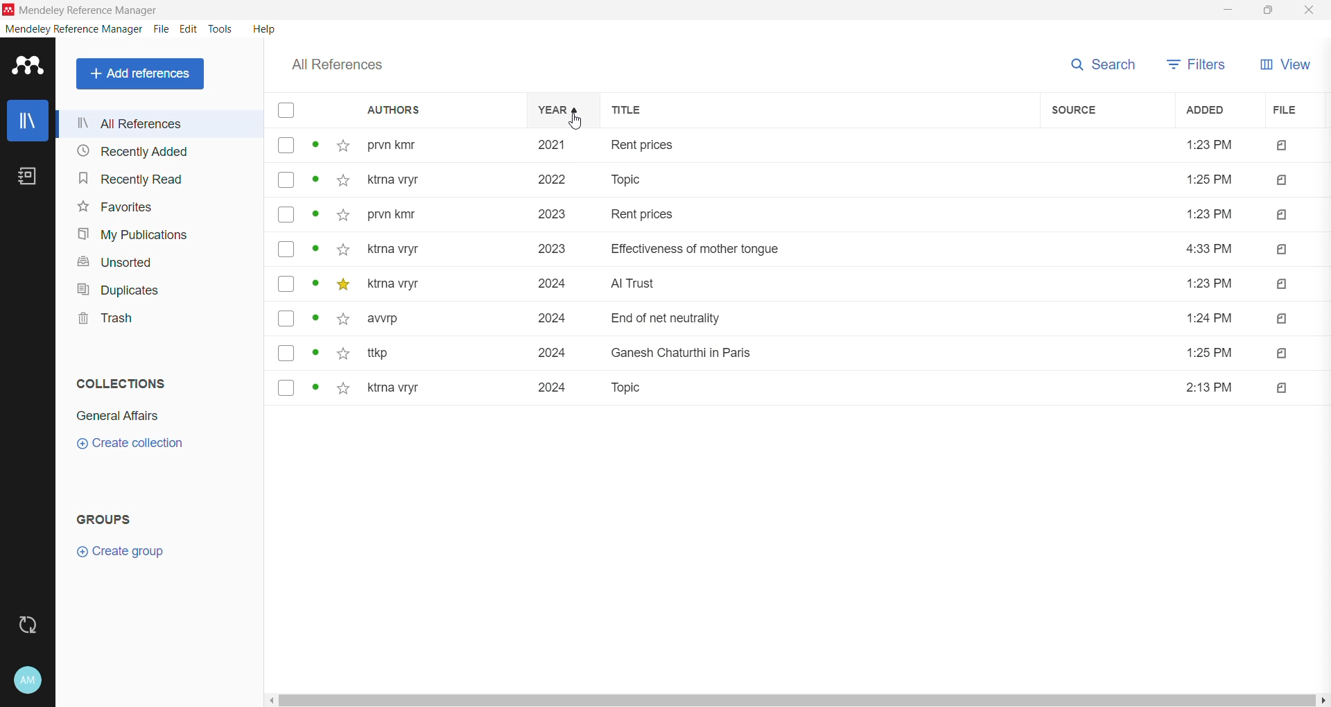  Describe the element at coordinates (344, 146) in the screenshot. I see `click to add to favorites` at that location.